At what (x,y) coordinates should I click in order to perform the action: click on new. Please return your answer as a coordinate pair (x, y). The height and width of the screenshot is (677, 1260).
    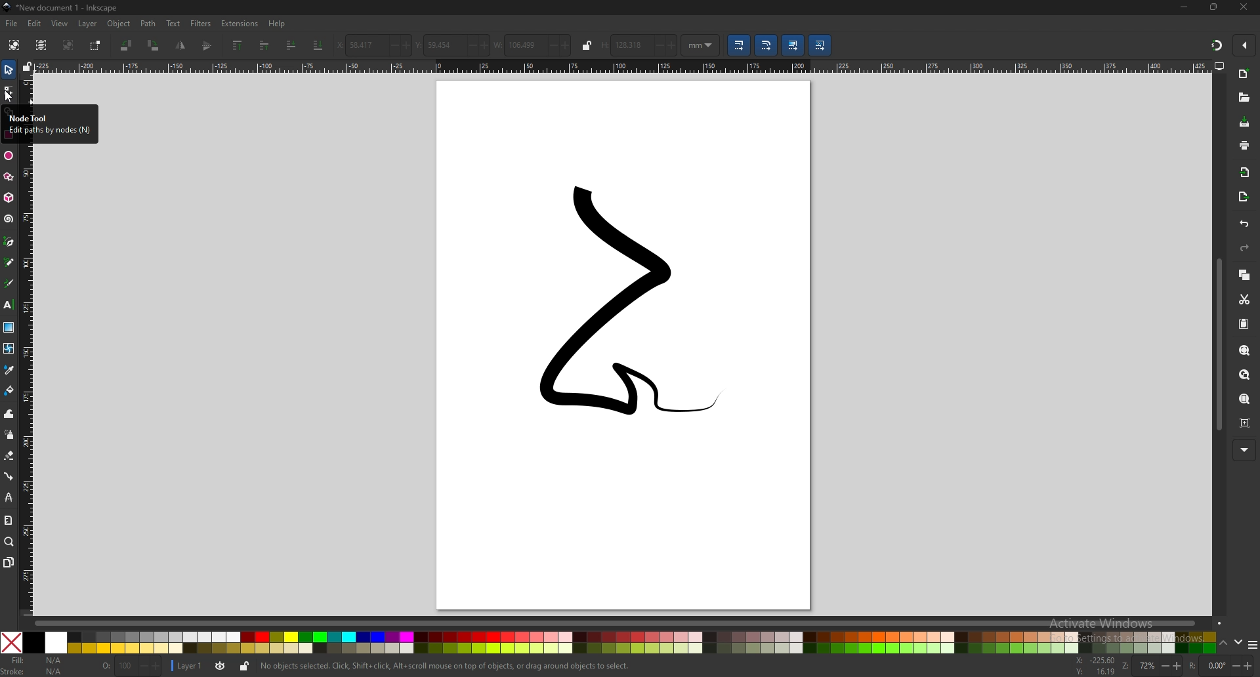
    Looking at the image, I should click on (1244, 75).